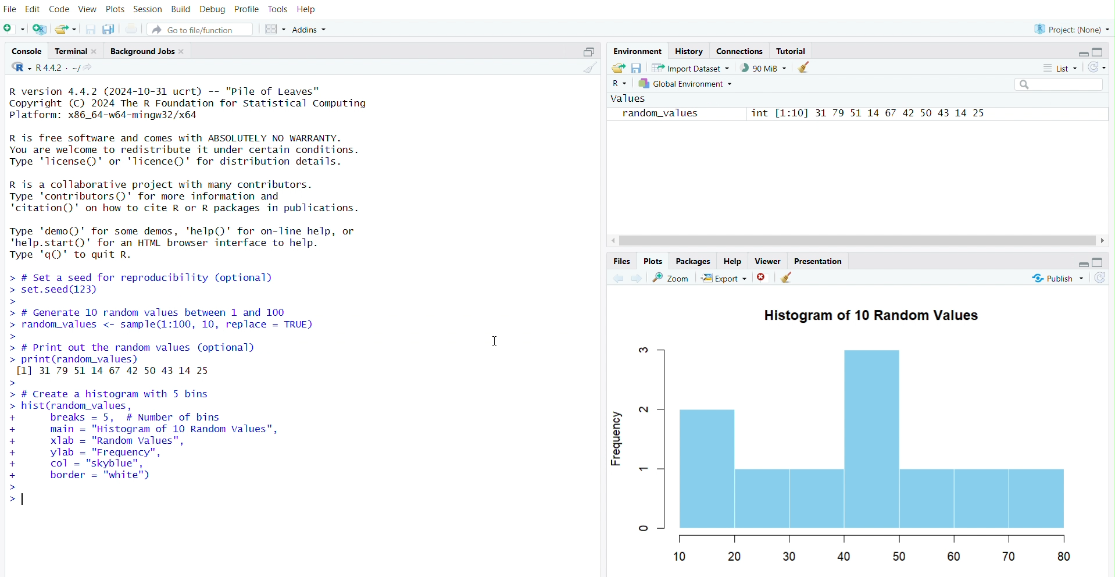  I want to click on remove the current plot, so click(763, 279).